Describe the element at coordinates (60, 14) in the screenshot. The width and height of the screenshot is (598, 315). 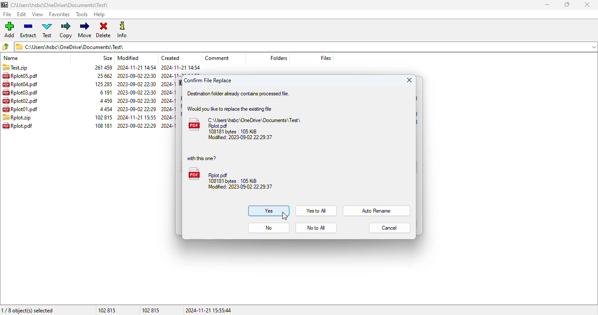
I see `favorites` at that location.